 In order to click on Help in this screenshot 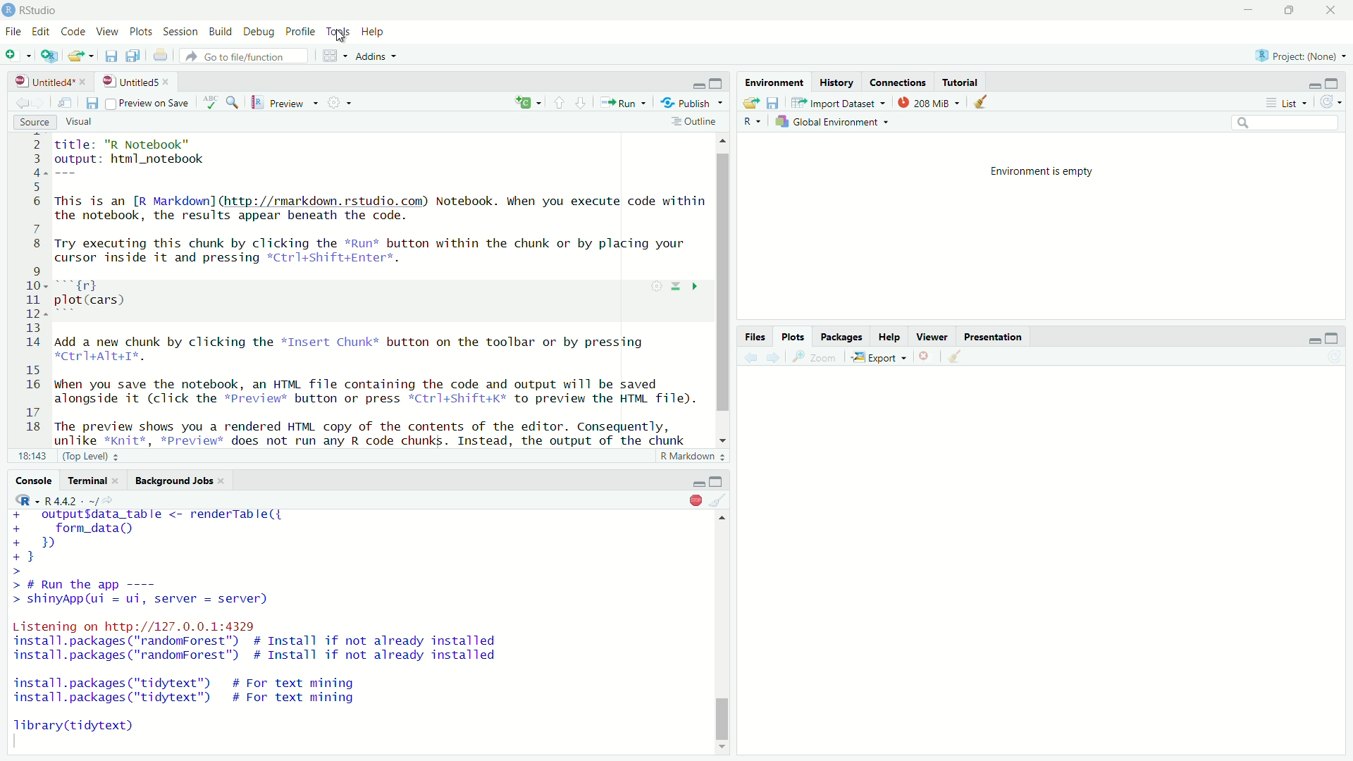, I will do `click(891, 338)`.